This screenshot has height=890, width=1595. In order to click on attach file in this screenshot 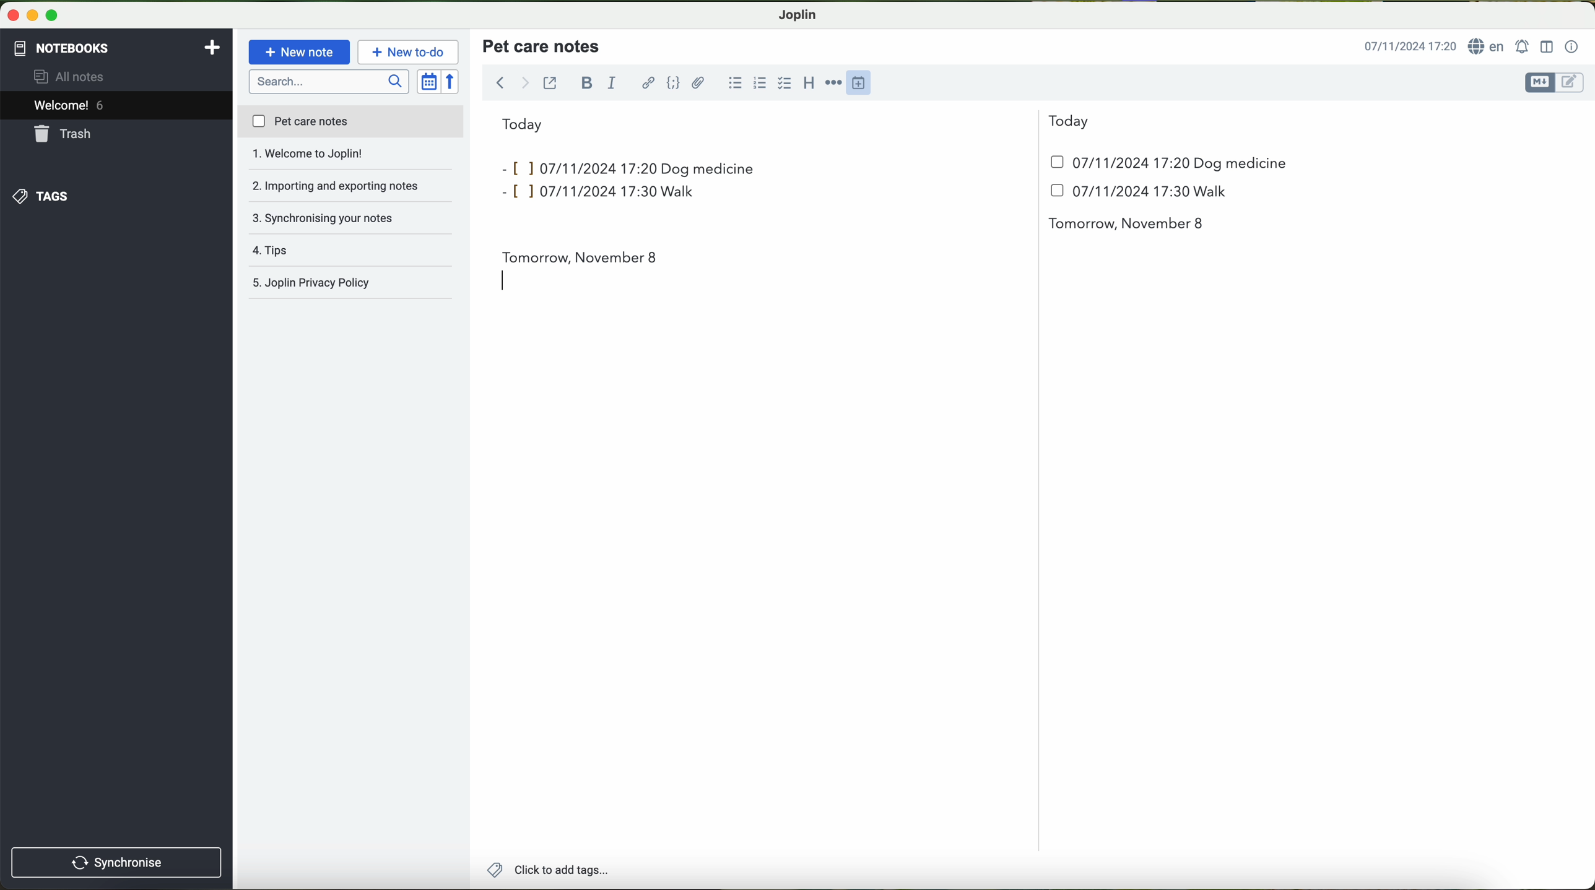, I will do `click(698, 82)`.